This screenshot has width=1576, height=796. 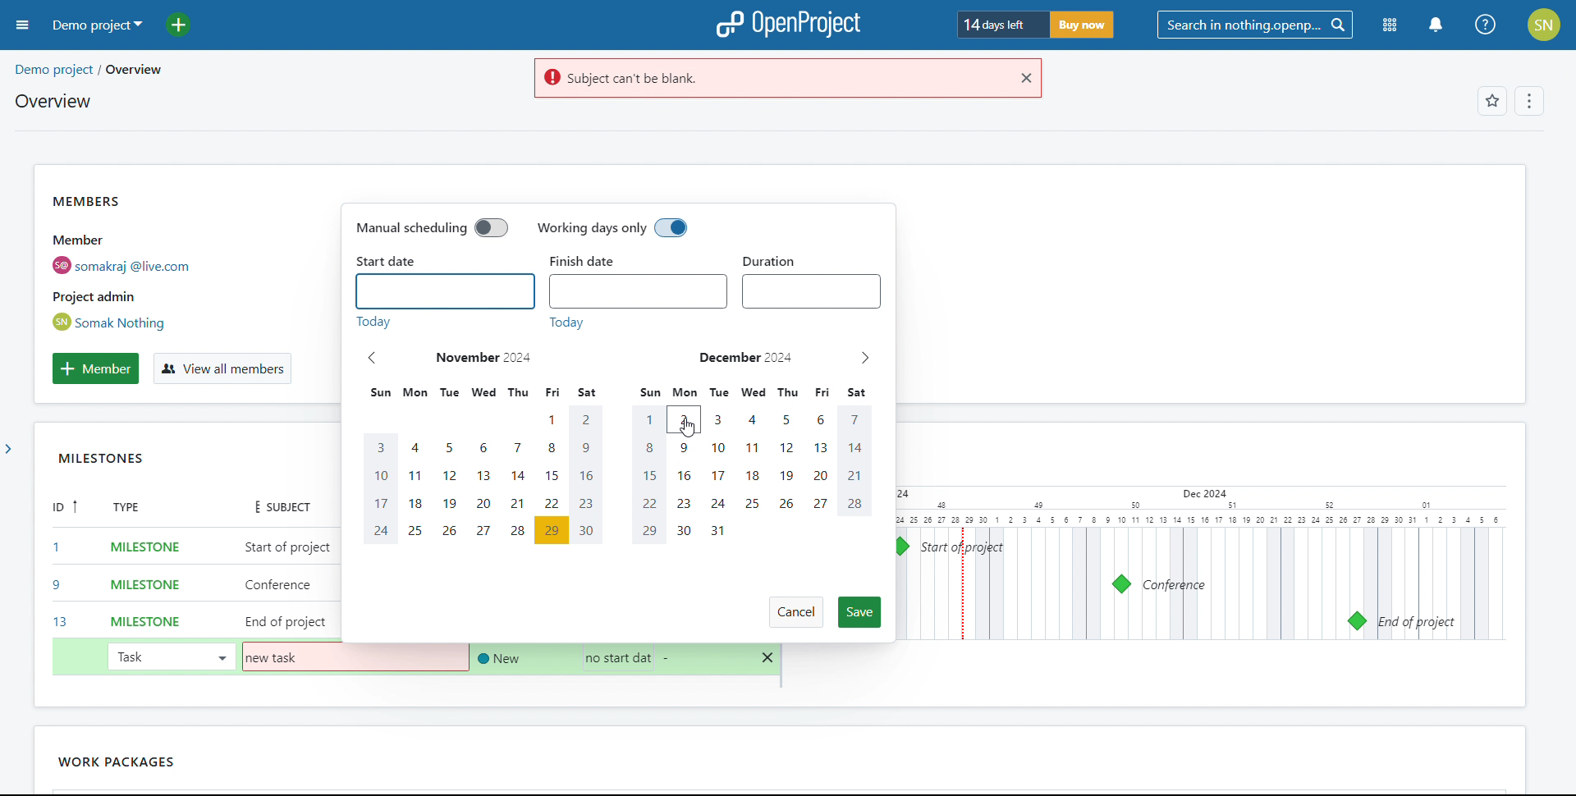 I want to click on add member, so click(x=95, y=368).